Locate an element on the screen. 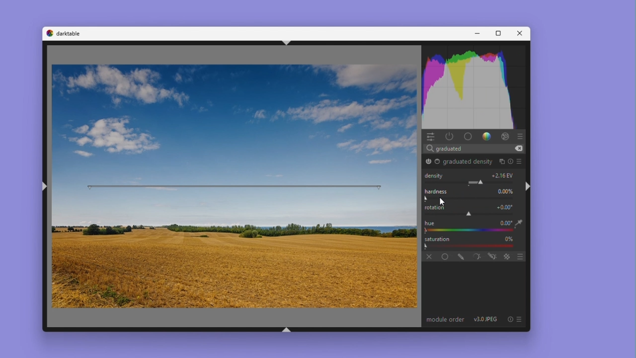 This screenshot has height=358, width=636. 0% is located at coordinates (508, 239).